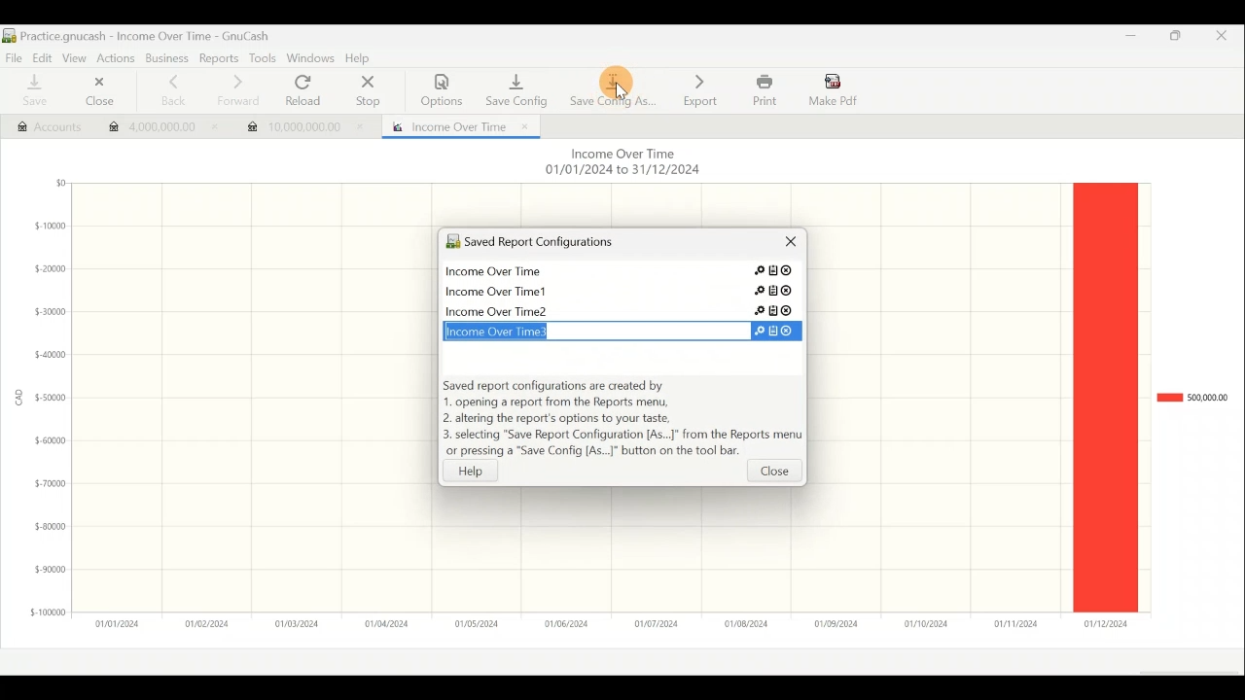  What do you see at coordinates (40, 124) in the screenshot?
I see `Accounts` at bounding box center [40, 124].